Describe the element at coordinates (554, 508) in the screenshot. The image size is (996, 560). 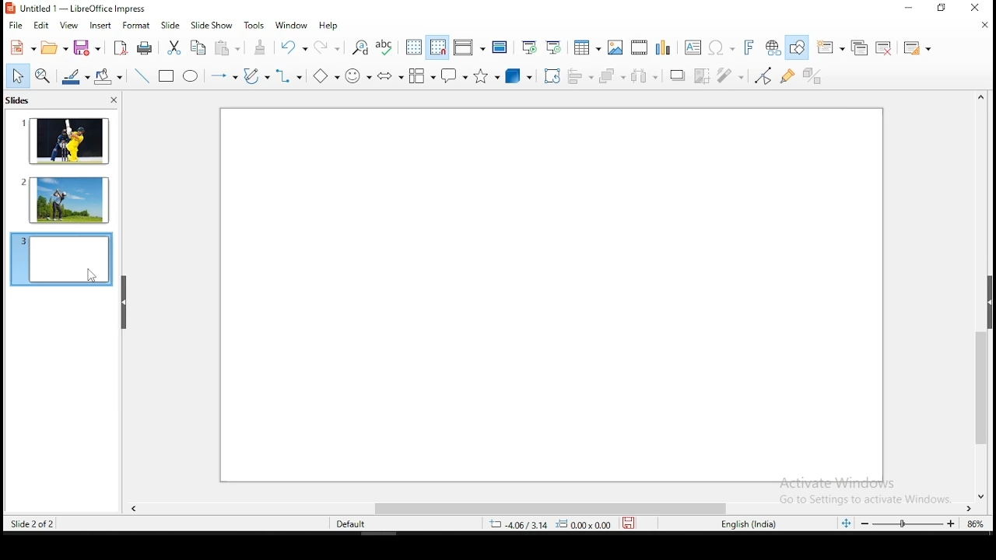
I see `scroll bar` at that location.